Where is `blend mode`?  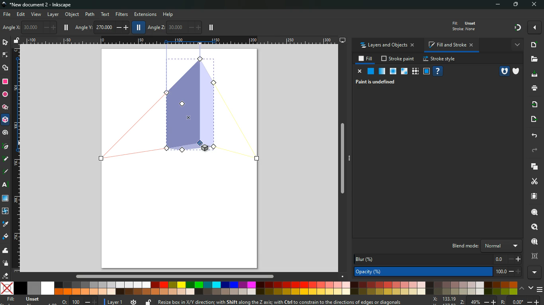
blend mode is located at coordinates (482, 246).